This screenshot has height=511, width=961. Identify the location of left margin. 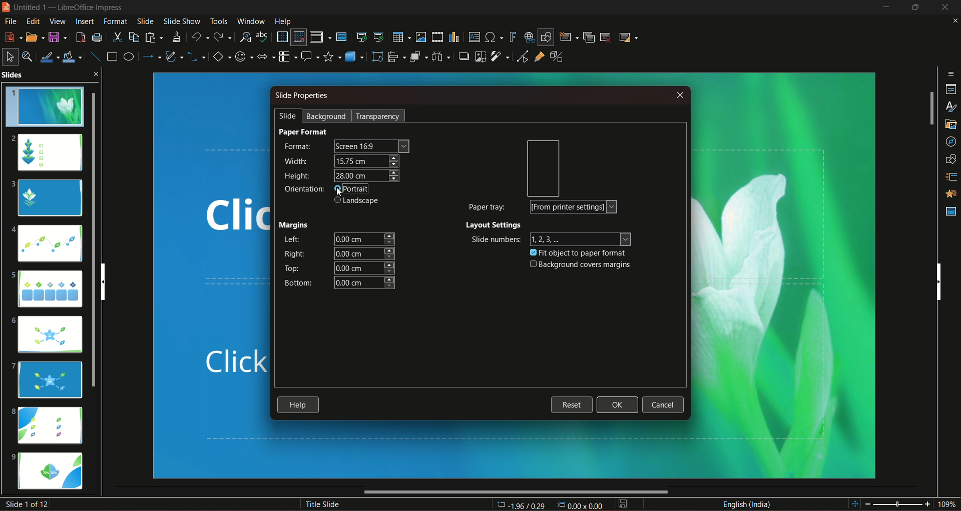
(365, 238).